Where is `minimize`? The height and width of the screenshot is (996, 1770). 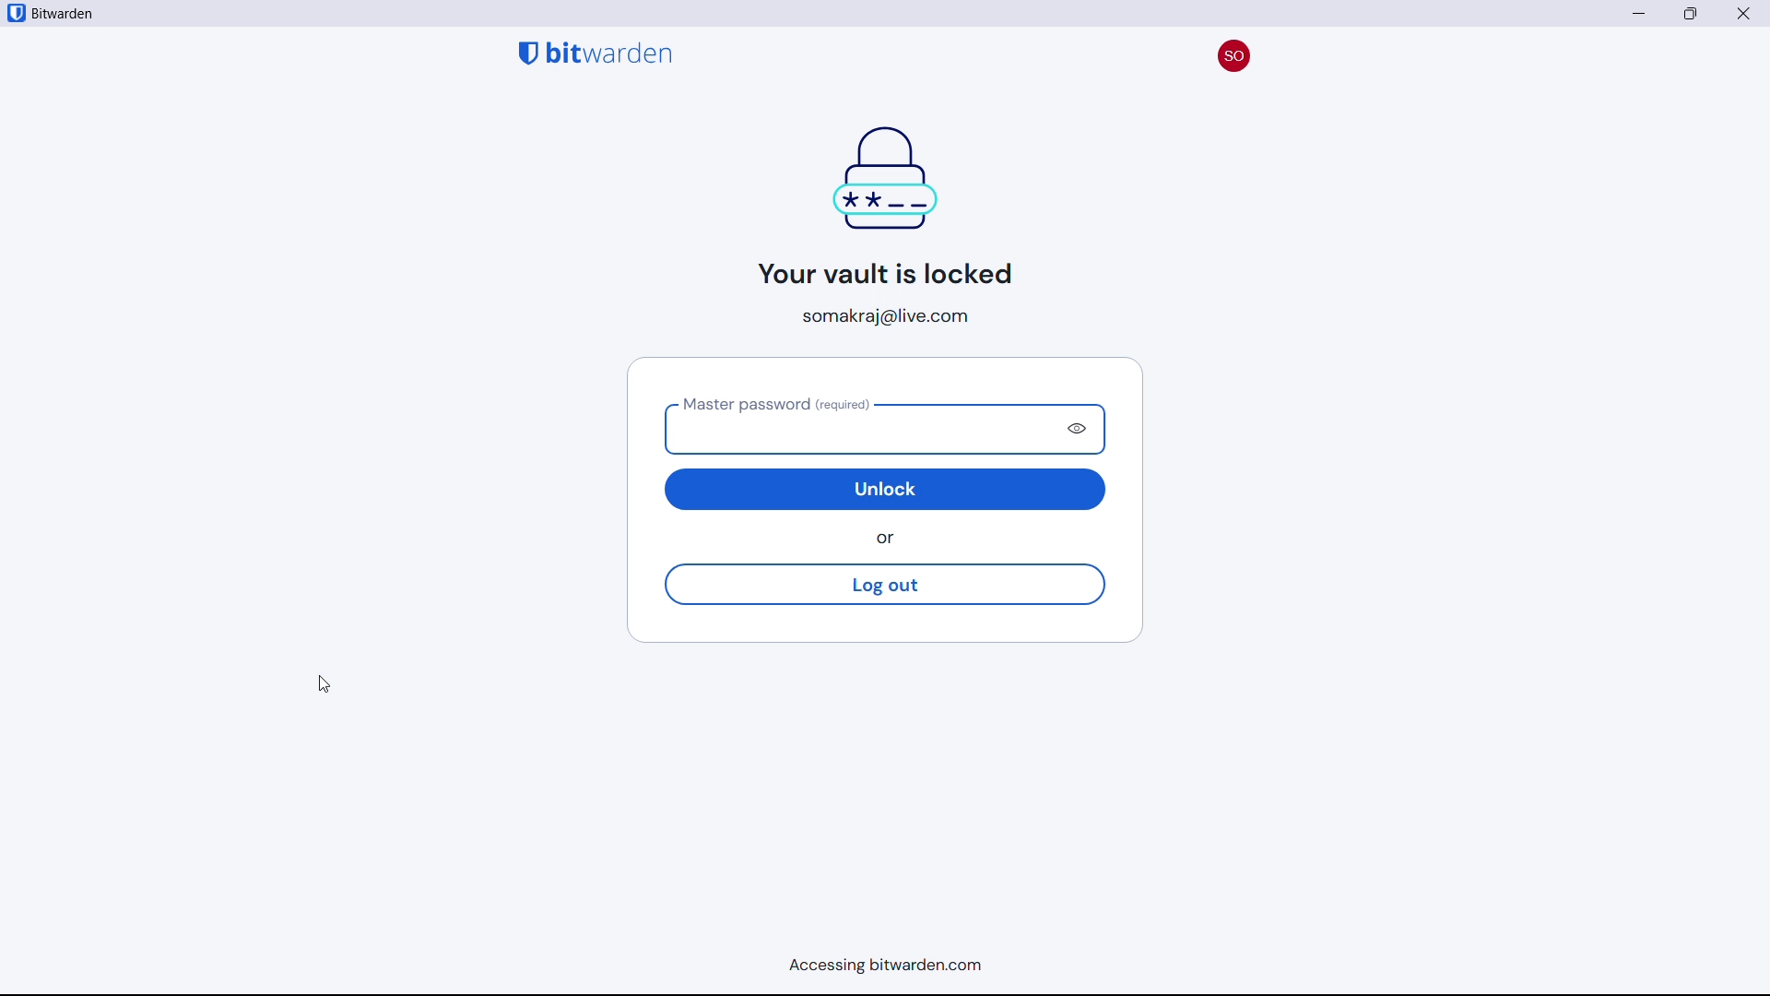
minimize is located at coordinates (1640, 13).